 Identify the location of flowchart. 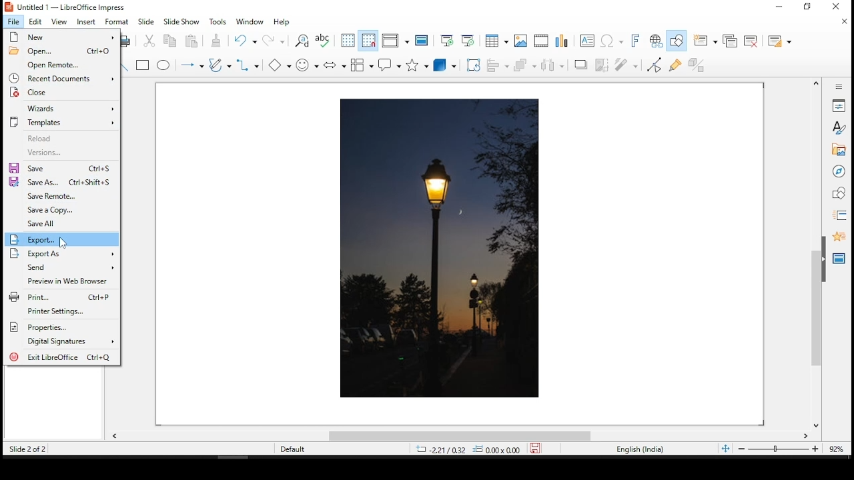
(362, 65).